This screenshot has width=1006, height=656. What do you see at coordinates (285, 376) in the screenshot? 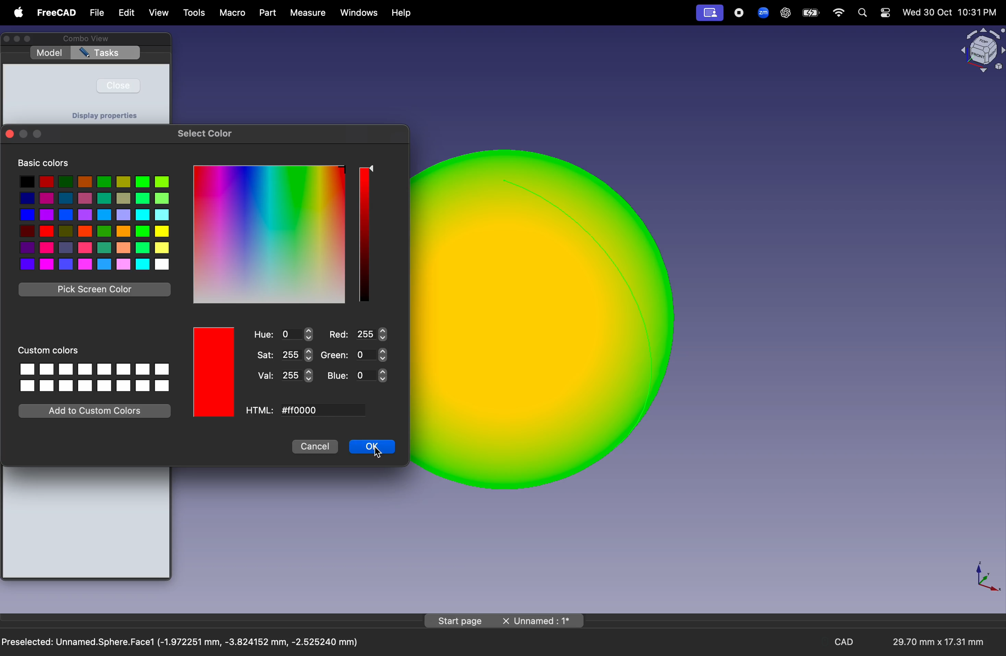
I see `val` at bounding box center [285, 376].